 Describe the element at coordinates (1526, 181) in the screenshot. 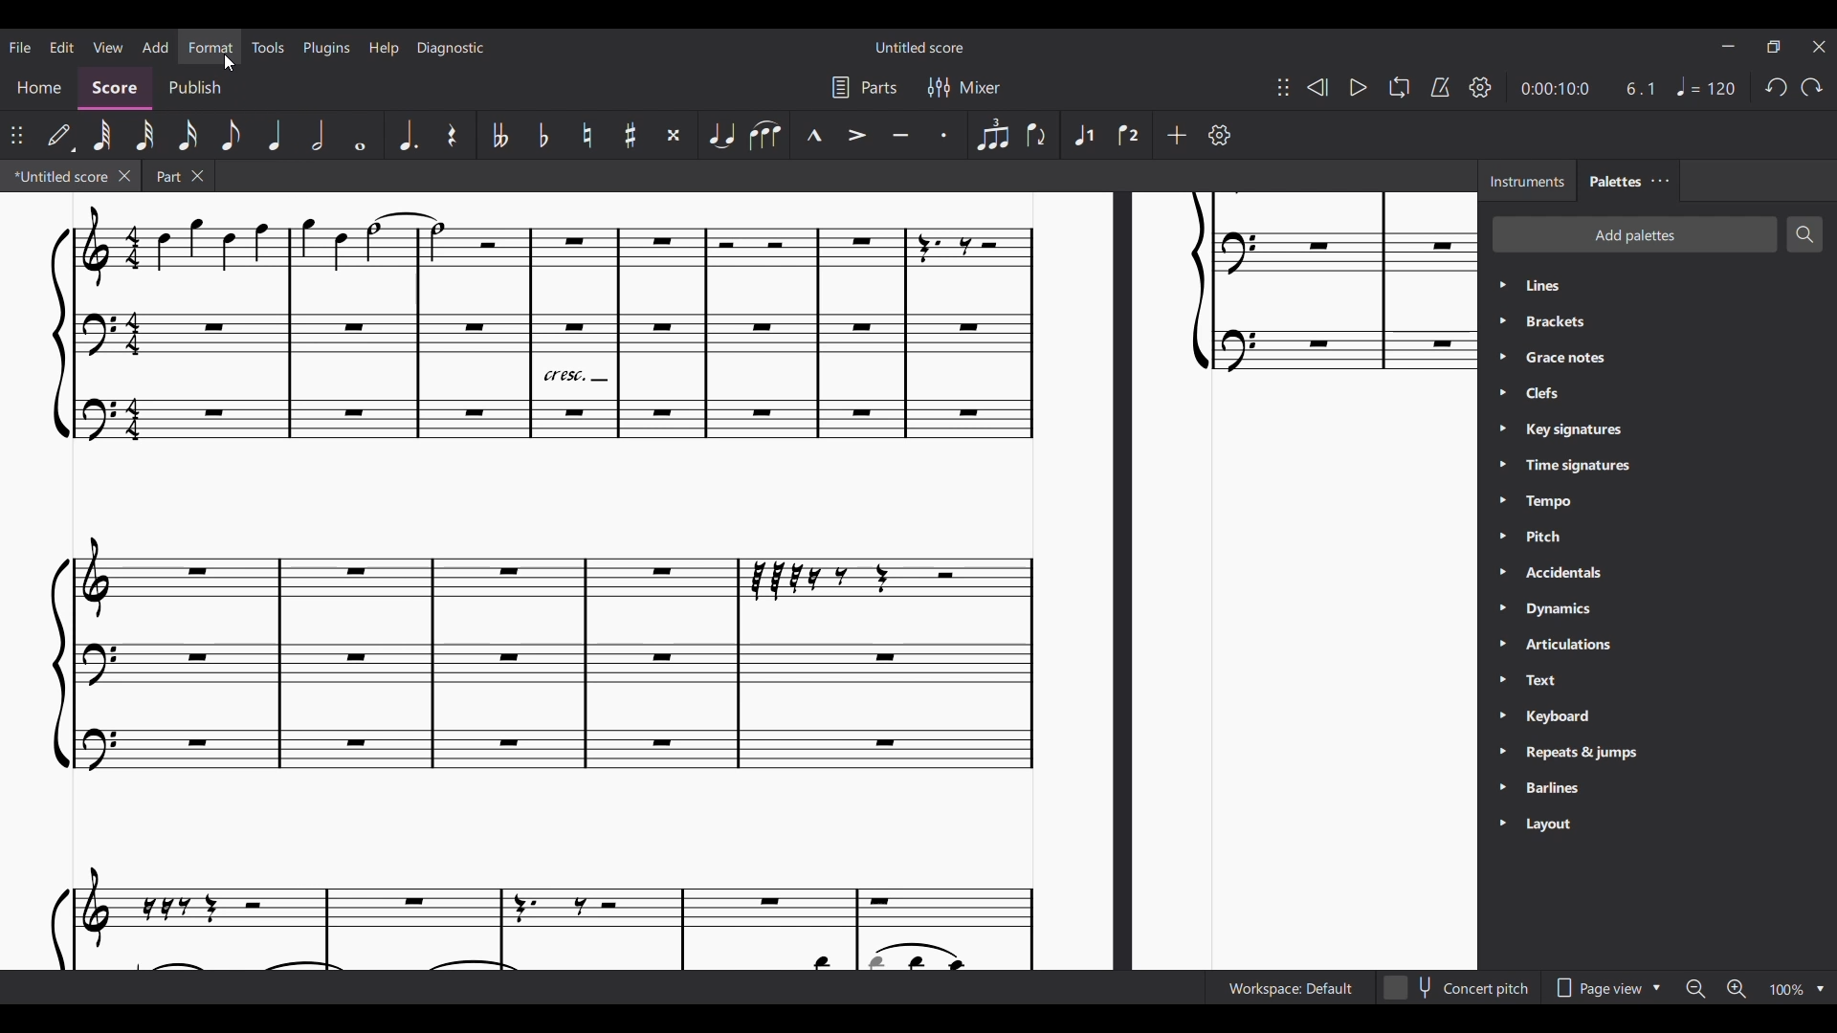

I see `Instruments tab` at that location.